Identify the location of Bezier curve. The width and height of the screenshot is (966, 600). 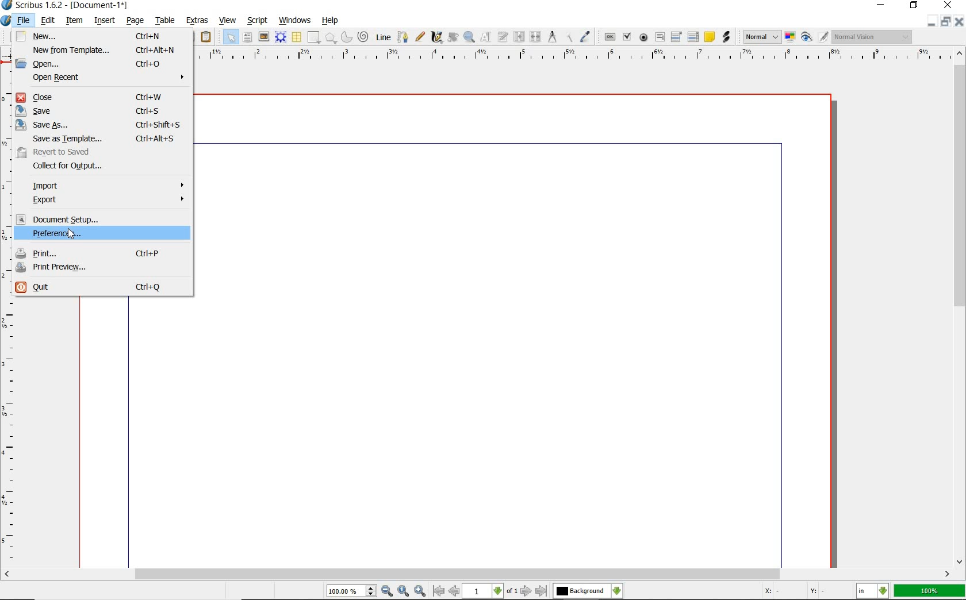
(402, 36).